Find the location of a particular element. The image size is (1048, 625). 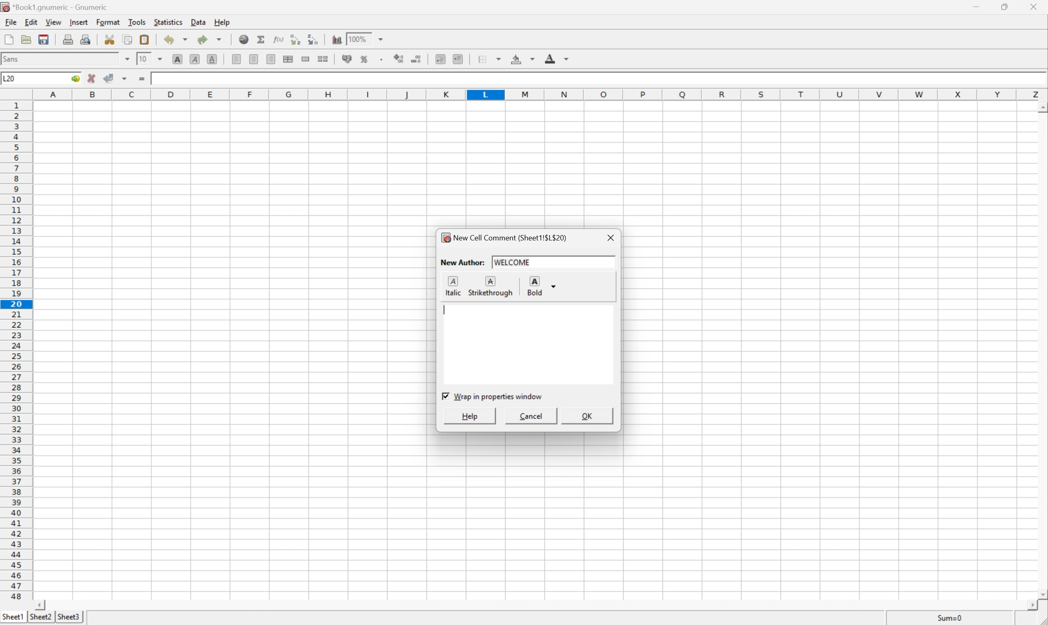

Center Horizontally is located at coordinates (254, 59).